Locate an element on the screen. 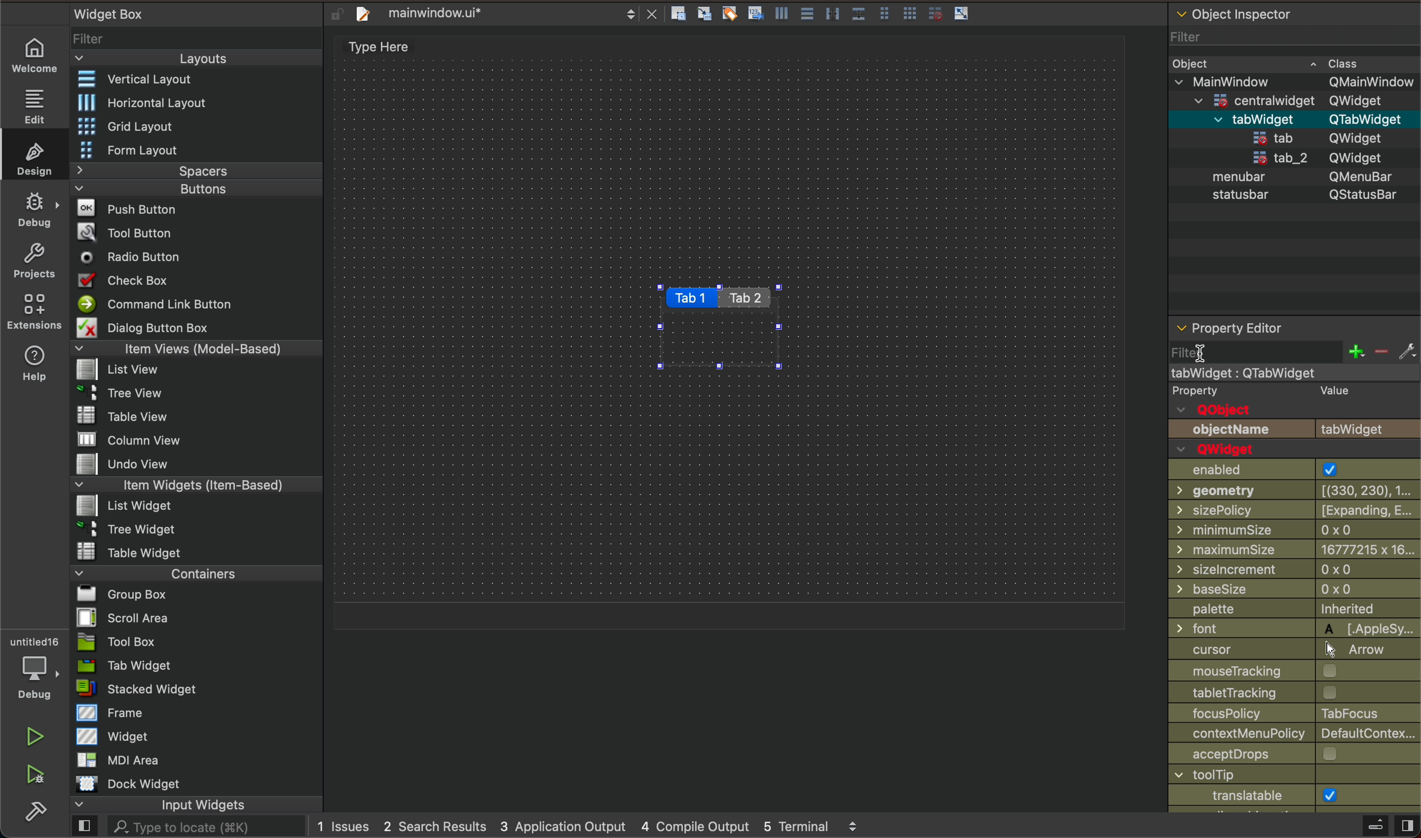 This screenshot has height=838, width=1421.  Form Layout is located at coordinates (131, 150).